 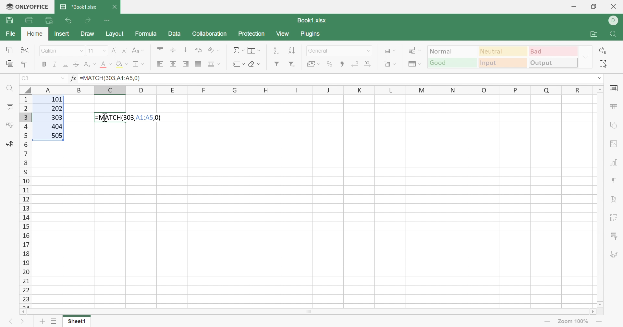 What do you see at coordinates (615, 236) in the screenshot?
I see `slicer settings` at bounding box center [615, 236].